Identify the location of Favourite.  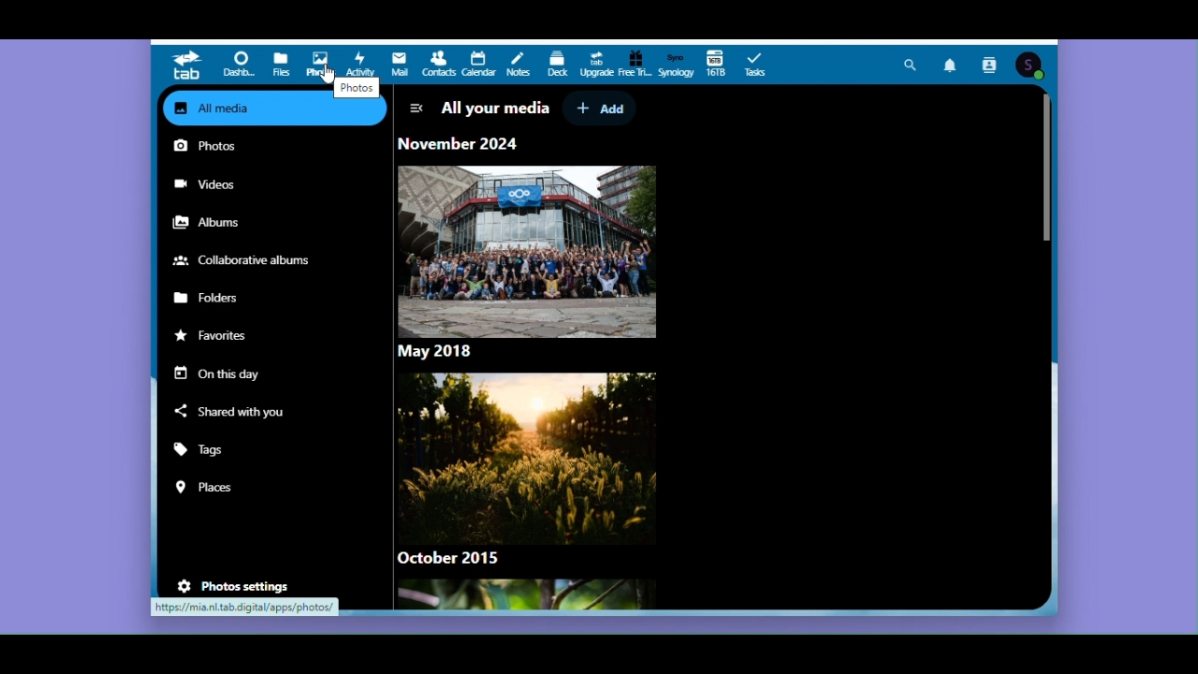
(213, 335).